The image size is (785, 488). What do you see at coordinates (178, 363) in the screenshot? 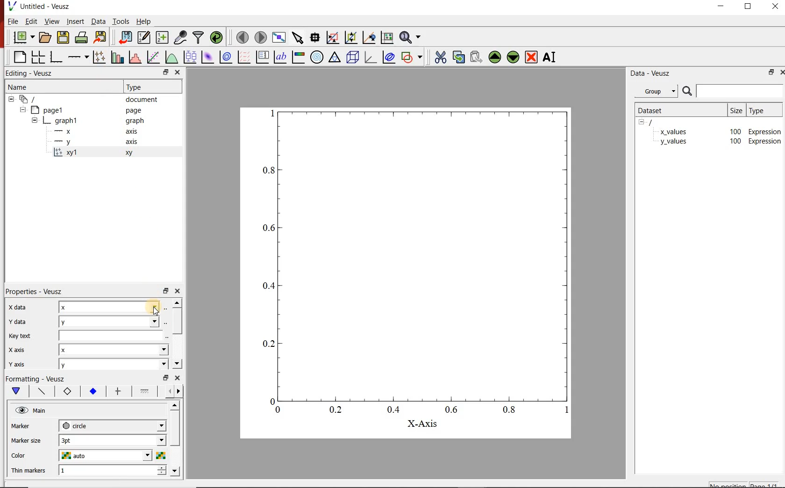
I see `move down` at bounding box center [178, 363].